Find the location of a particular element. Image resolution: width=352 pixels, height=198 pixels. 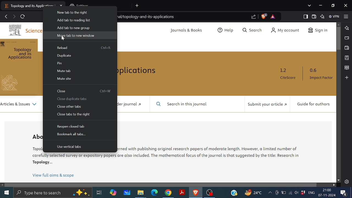

Use vertical tabs is located at coordinates (69, 147).